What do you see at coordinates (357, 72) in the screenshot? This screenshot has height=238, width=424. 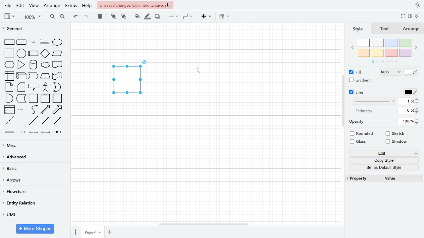 I see `fill` at bounding box center [357, 72].